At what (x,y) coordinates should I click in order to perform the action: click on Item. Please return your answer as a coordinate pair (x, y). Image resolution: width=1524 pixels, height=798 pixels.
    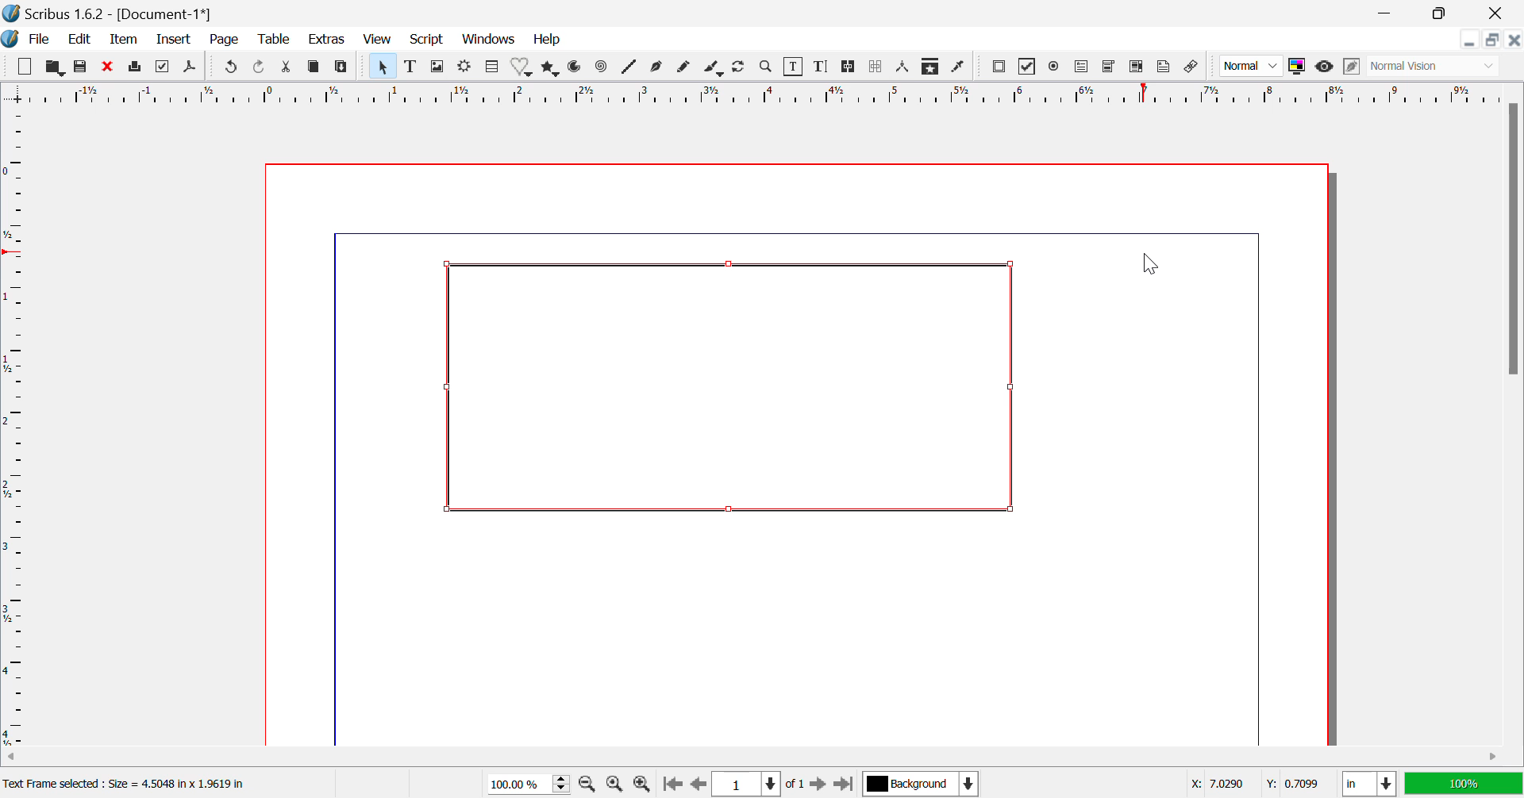
    Looking at the image, I should click on (124, 41).